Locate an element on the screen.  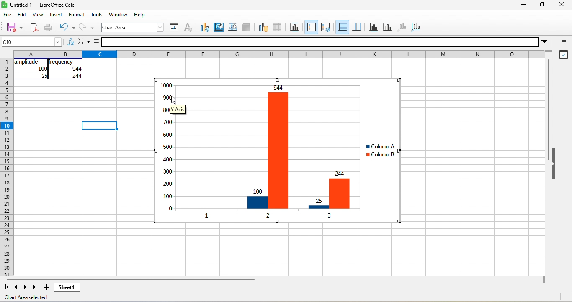
horizontal scroll bar is located at coordinates (130, 279).